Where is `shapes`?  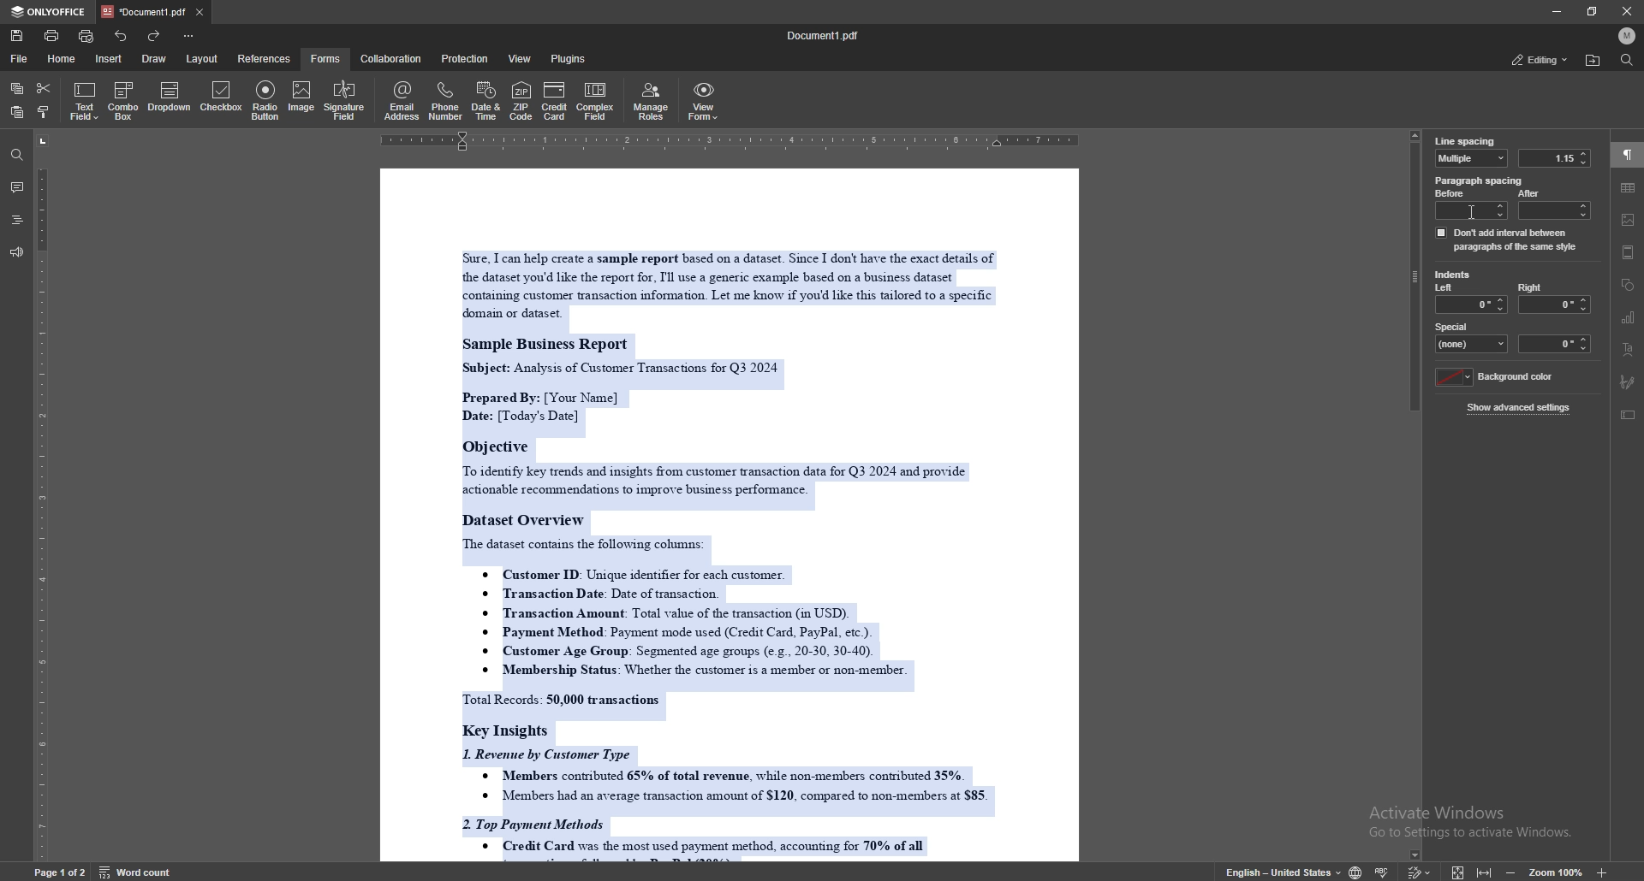 shapes is located at coordinates (1629, 285).